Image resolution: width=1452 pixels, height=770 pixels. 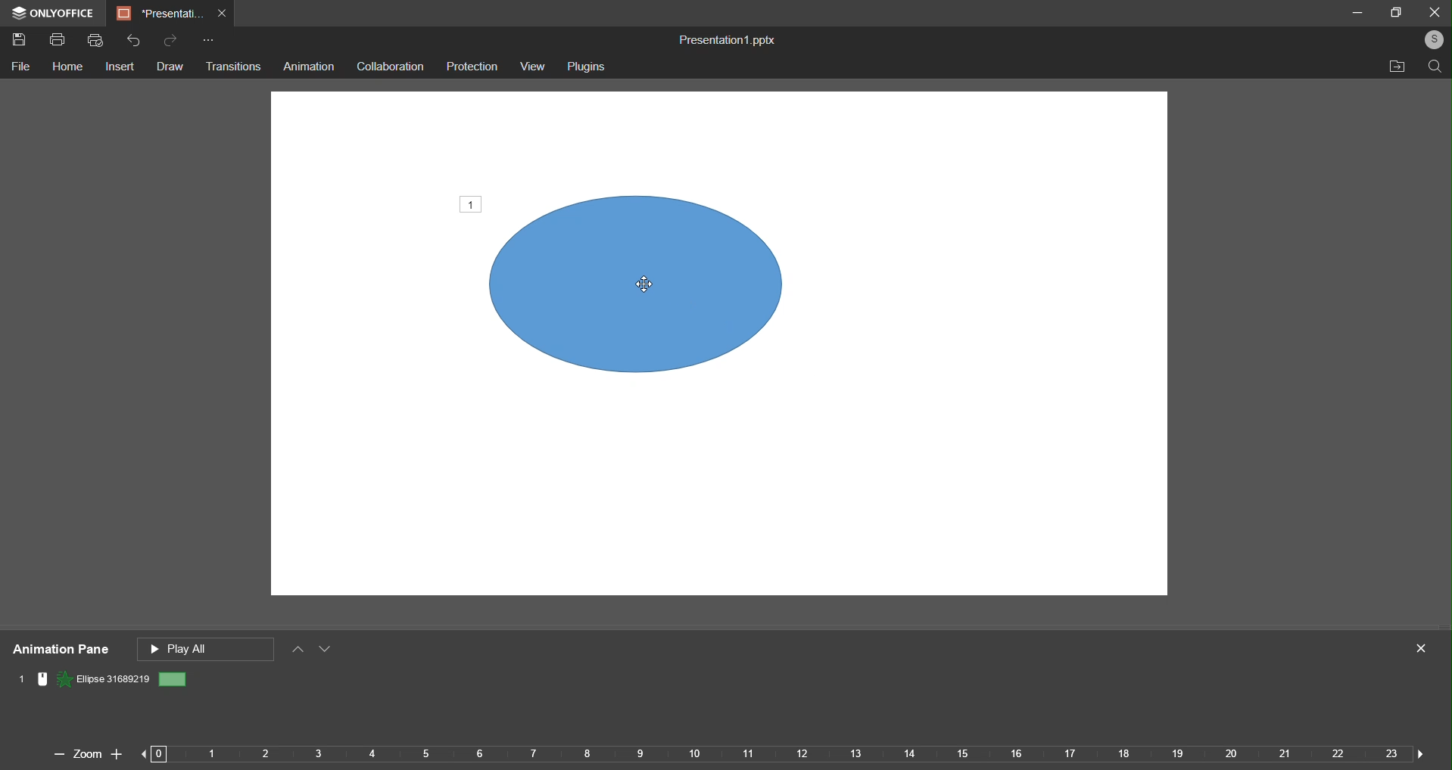 I want to click on next, so click(x=1416, y=752).